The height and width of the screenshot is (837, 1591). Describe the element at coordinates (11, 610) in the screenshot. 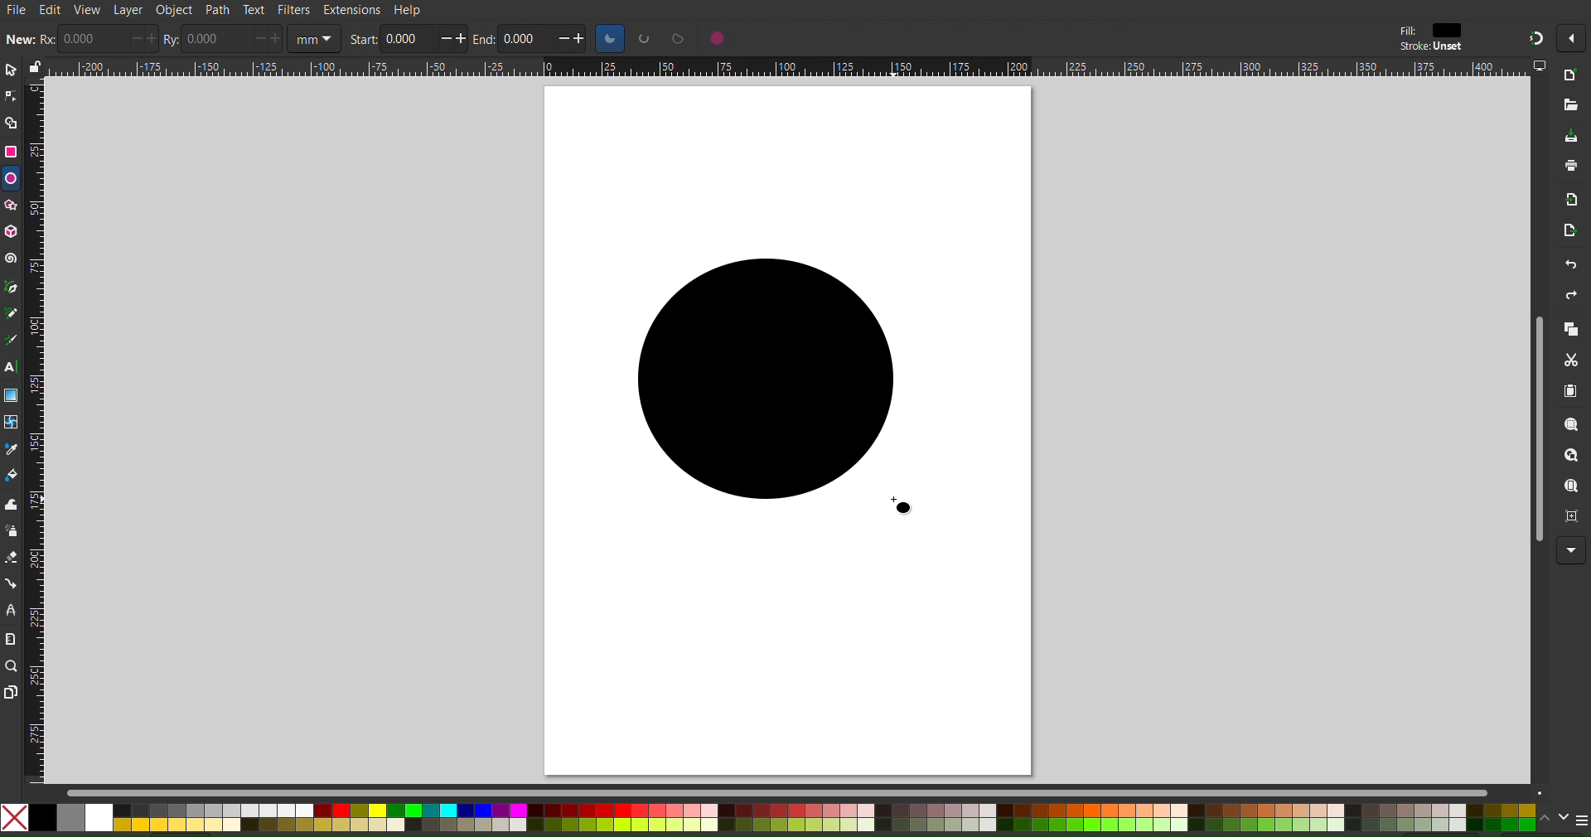

I see `LPE Tool` at that location.